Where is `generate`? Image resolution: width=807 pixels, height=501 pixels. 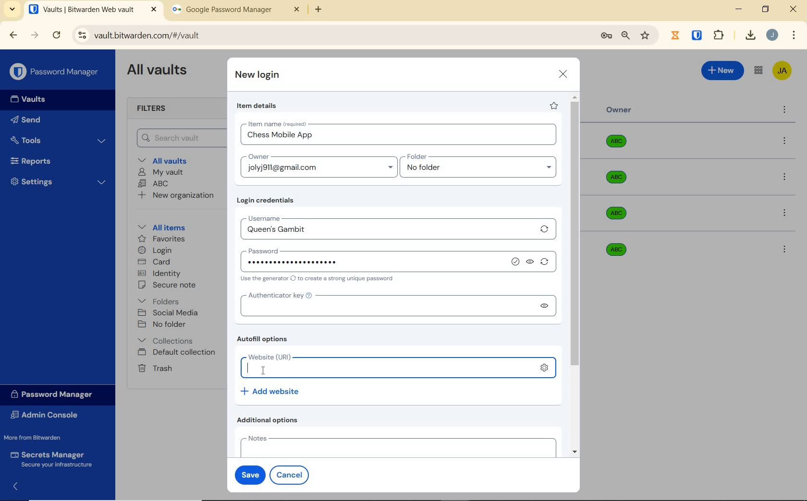
generate is located at coordinates (545, 229).